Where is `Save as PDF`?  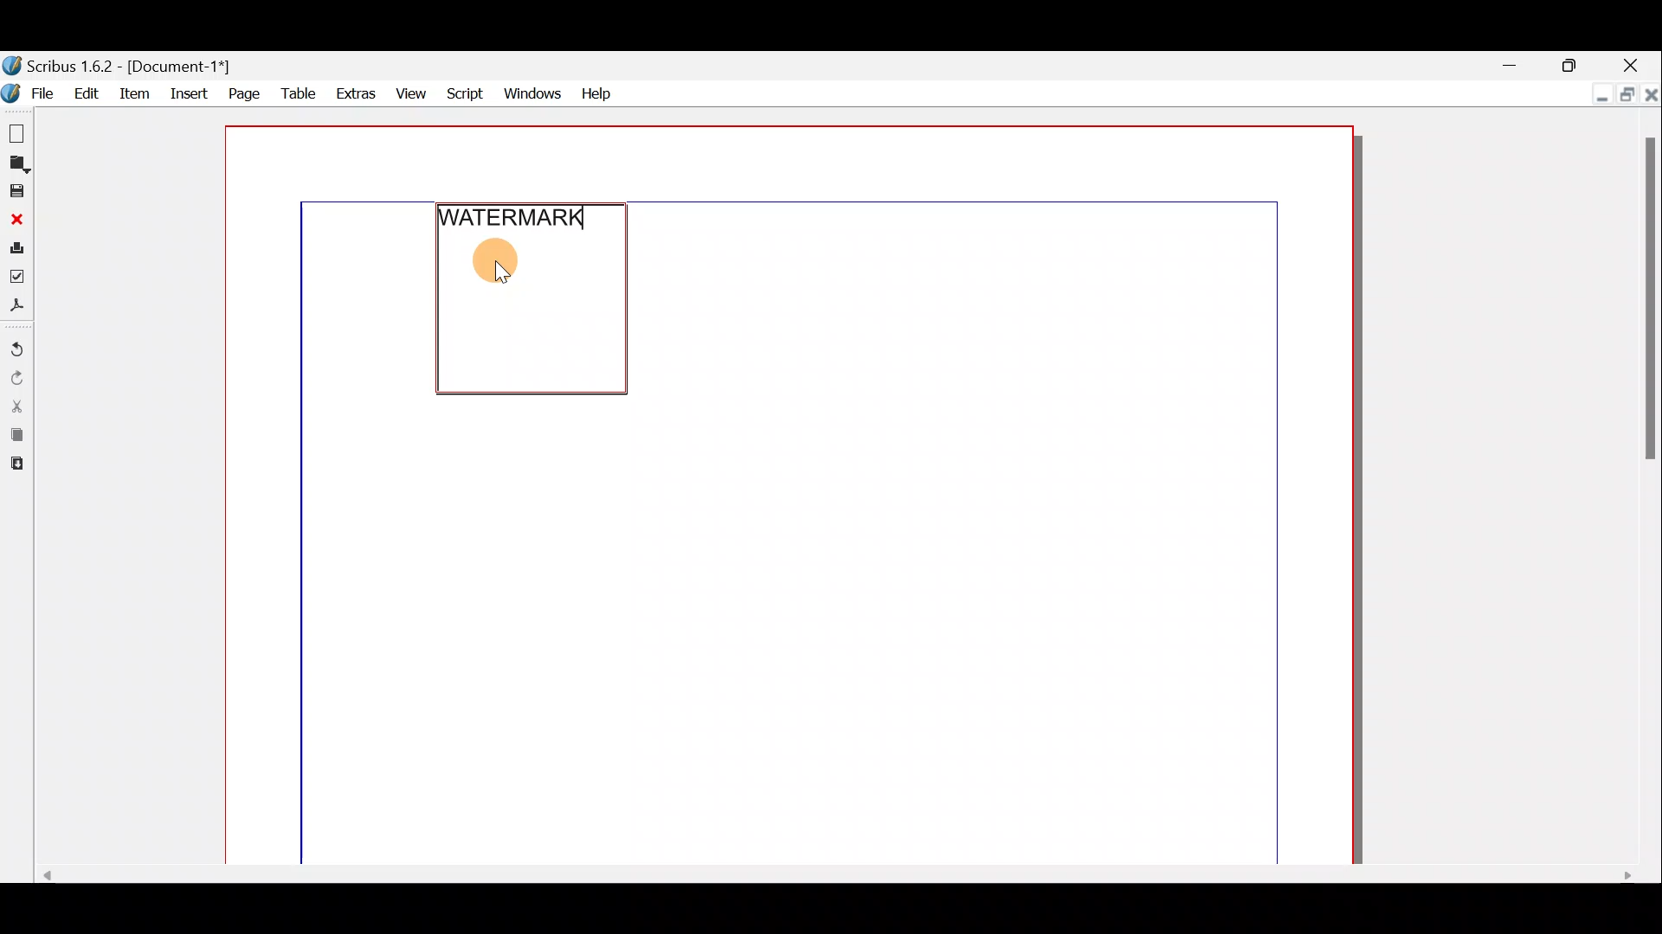
Save as PDF is located at coordinates (16, 308).